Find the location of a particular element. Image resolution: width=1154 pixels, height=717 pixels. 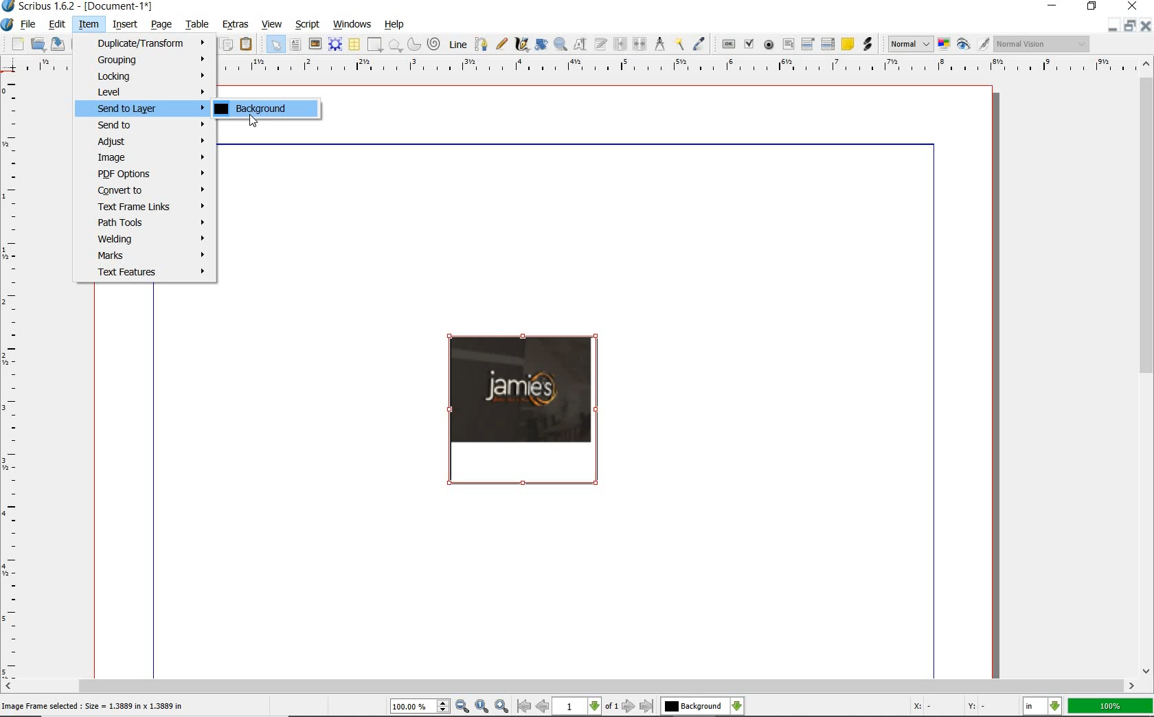

system logo is located at coordinates (7, 24).